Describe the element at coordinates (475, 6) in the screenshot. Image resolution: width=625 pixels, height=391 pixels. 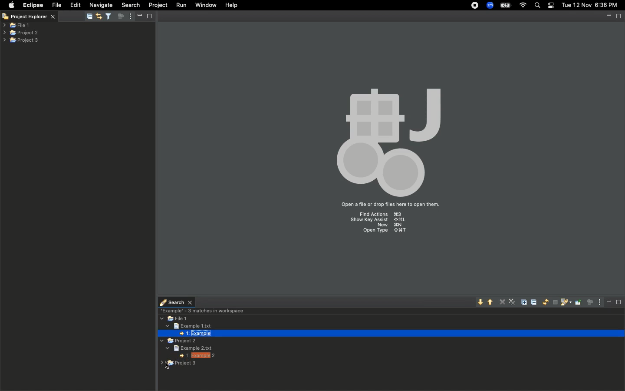
I see `Recording` at that location.